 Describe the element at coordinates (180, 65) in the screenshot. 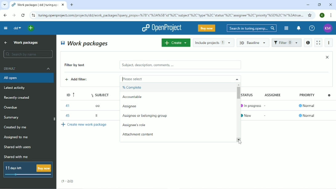

I see `subject, description, comments` at that location.